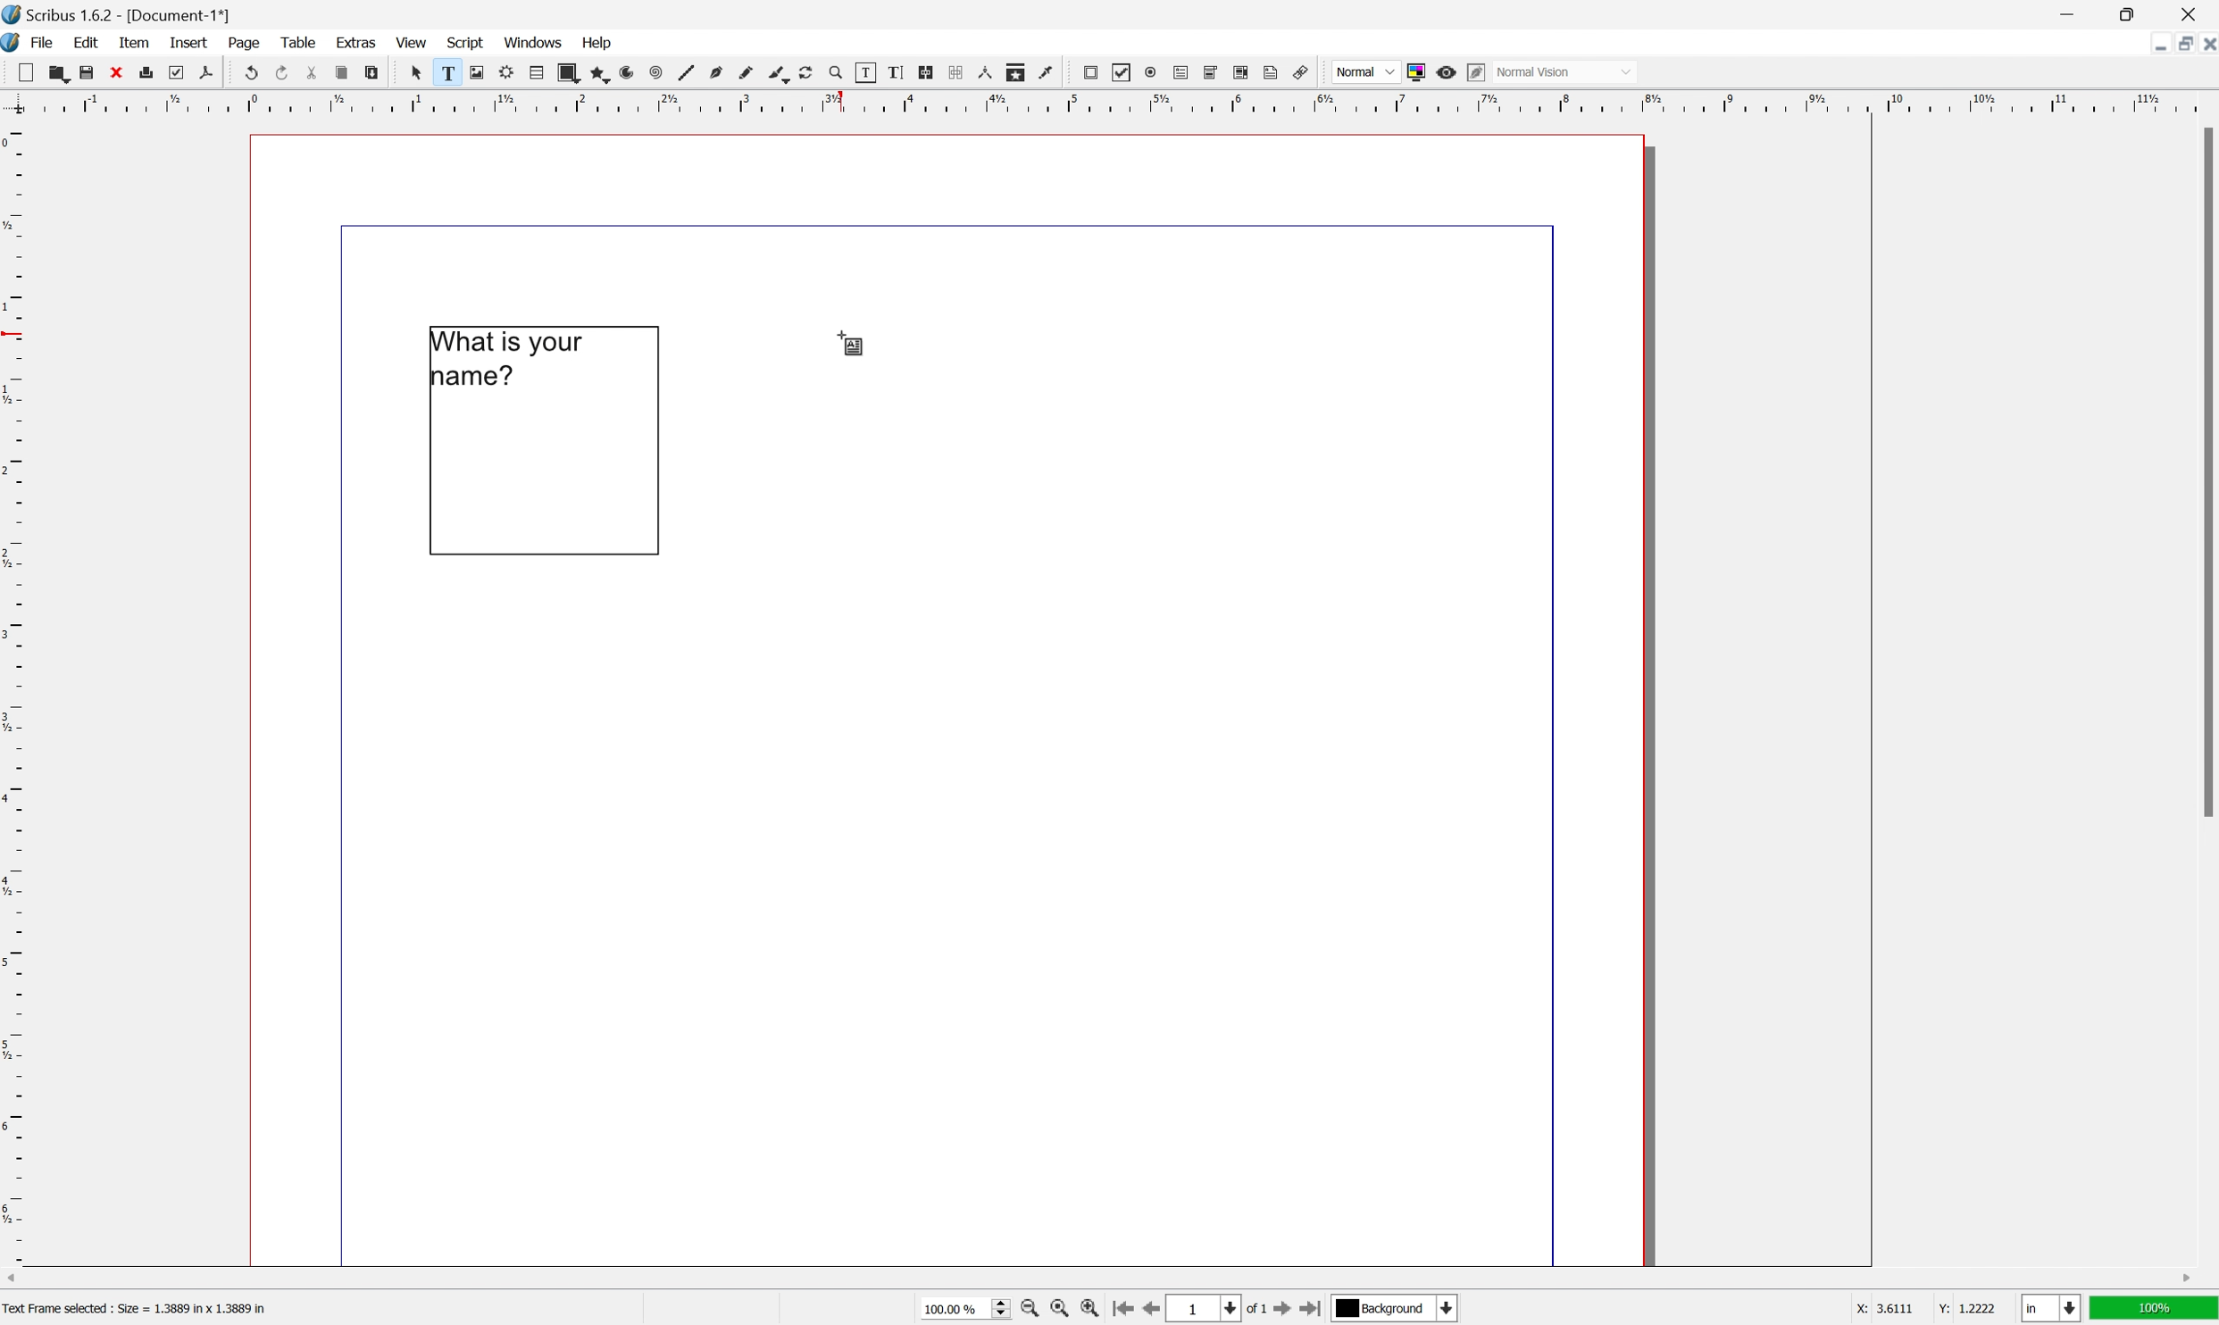 The image size is (2219, 1325). Describe the element at coordinates (806, 73) in the screenshot. I see `rotate item` at that location.